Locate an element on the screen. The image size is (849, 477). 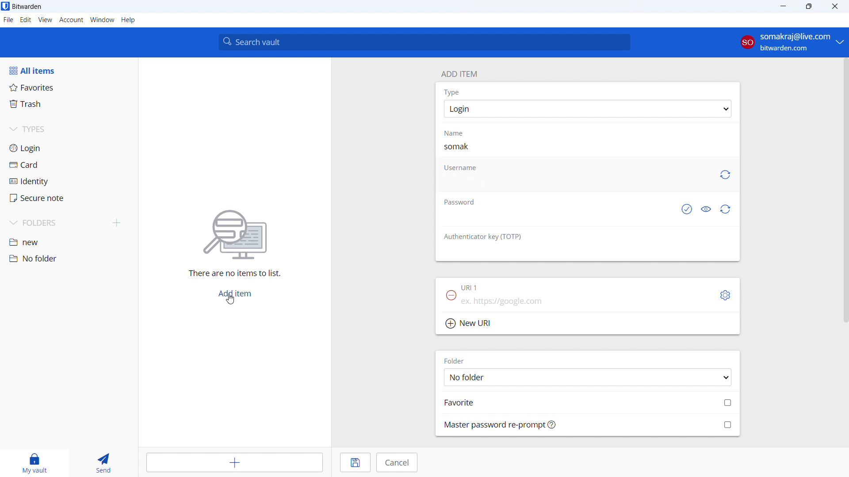
file is located at coordinates (8, 20).